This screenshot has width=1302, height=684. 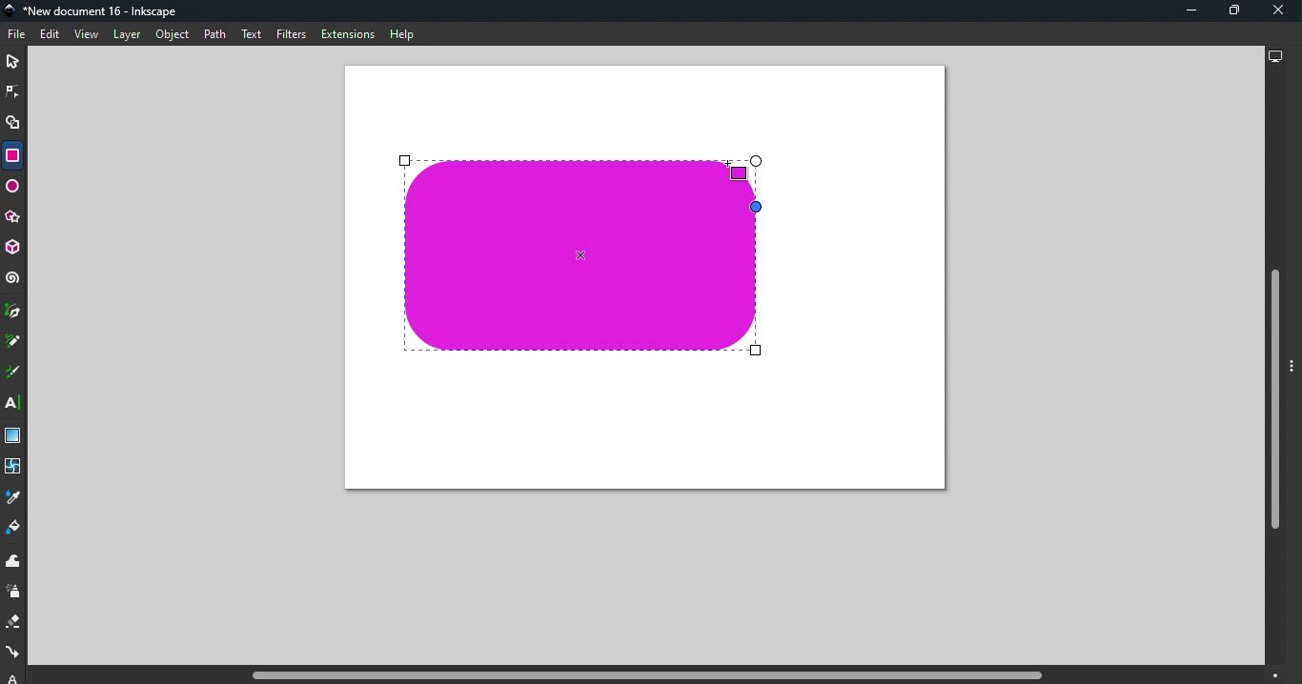 I want to click on Spray tool, so click(x=16, y=593).